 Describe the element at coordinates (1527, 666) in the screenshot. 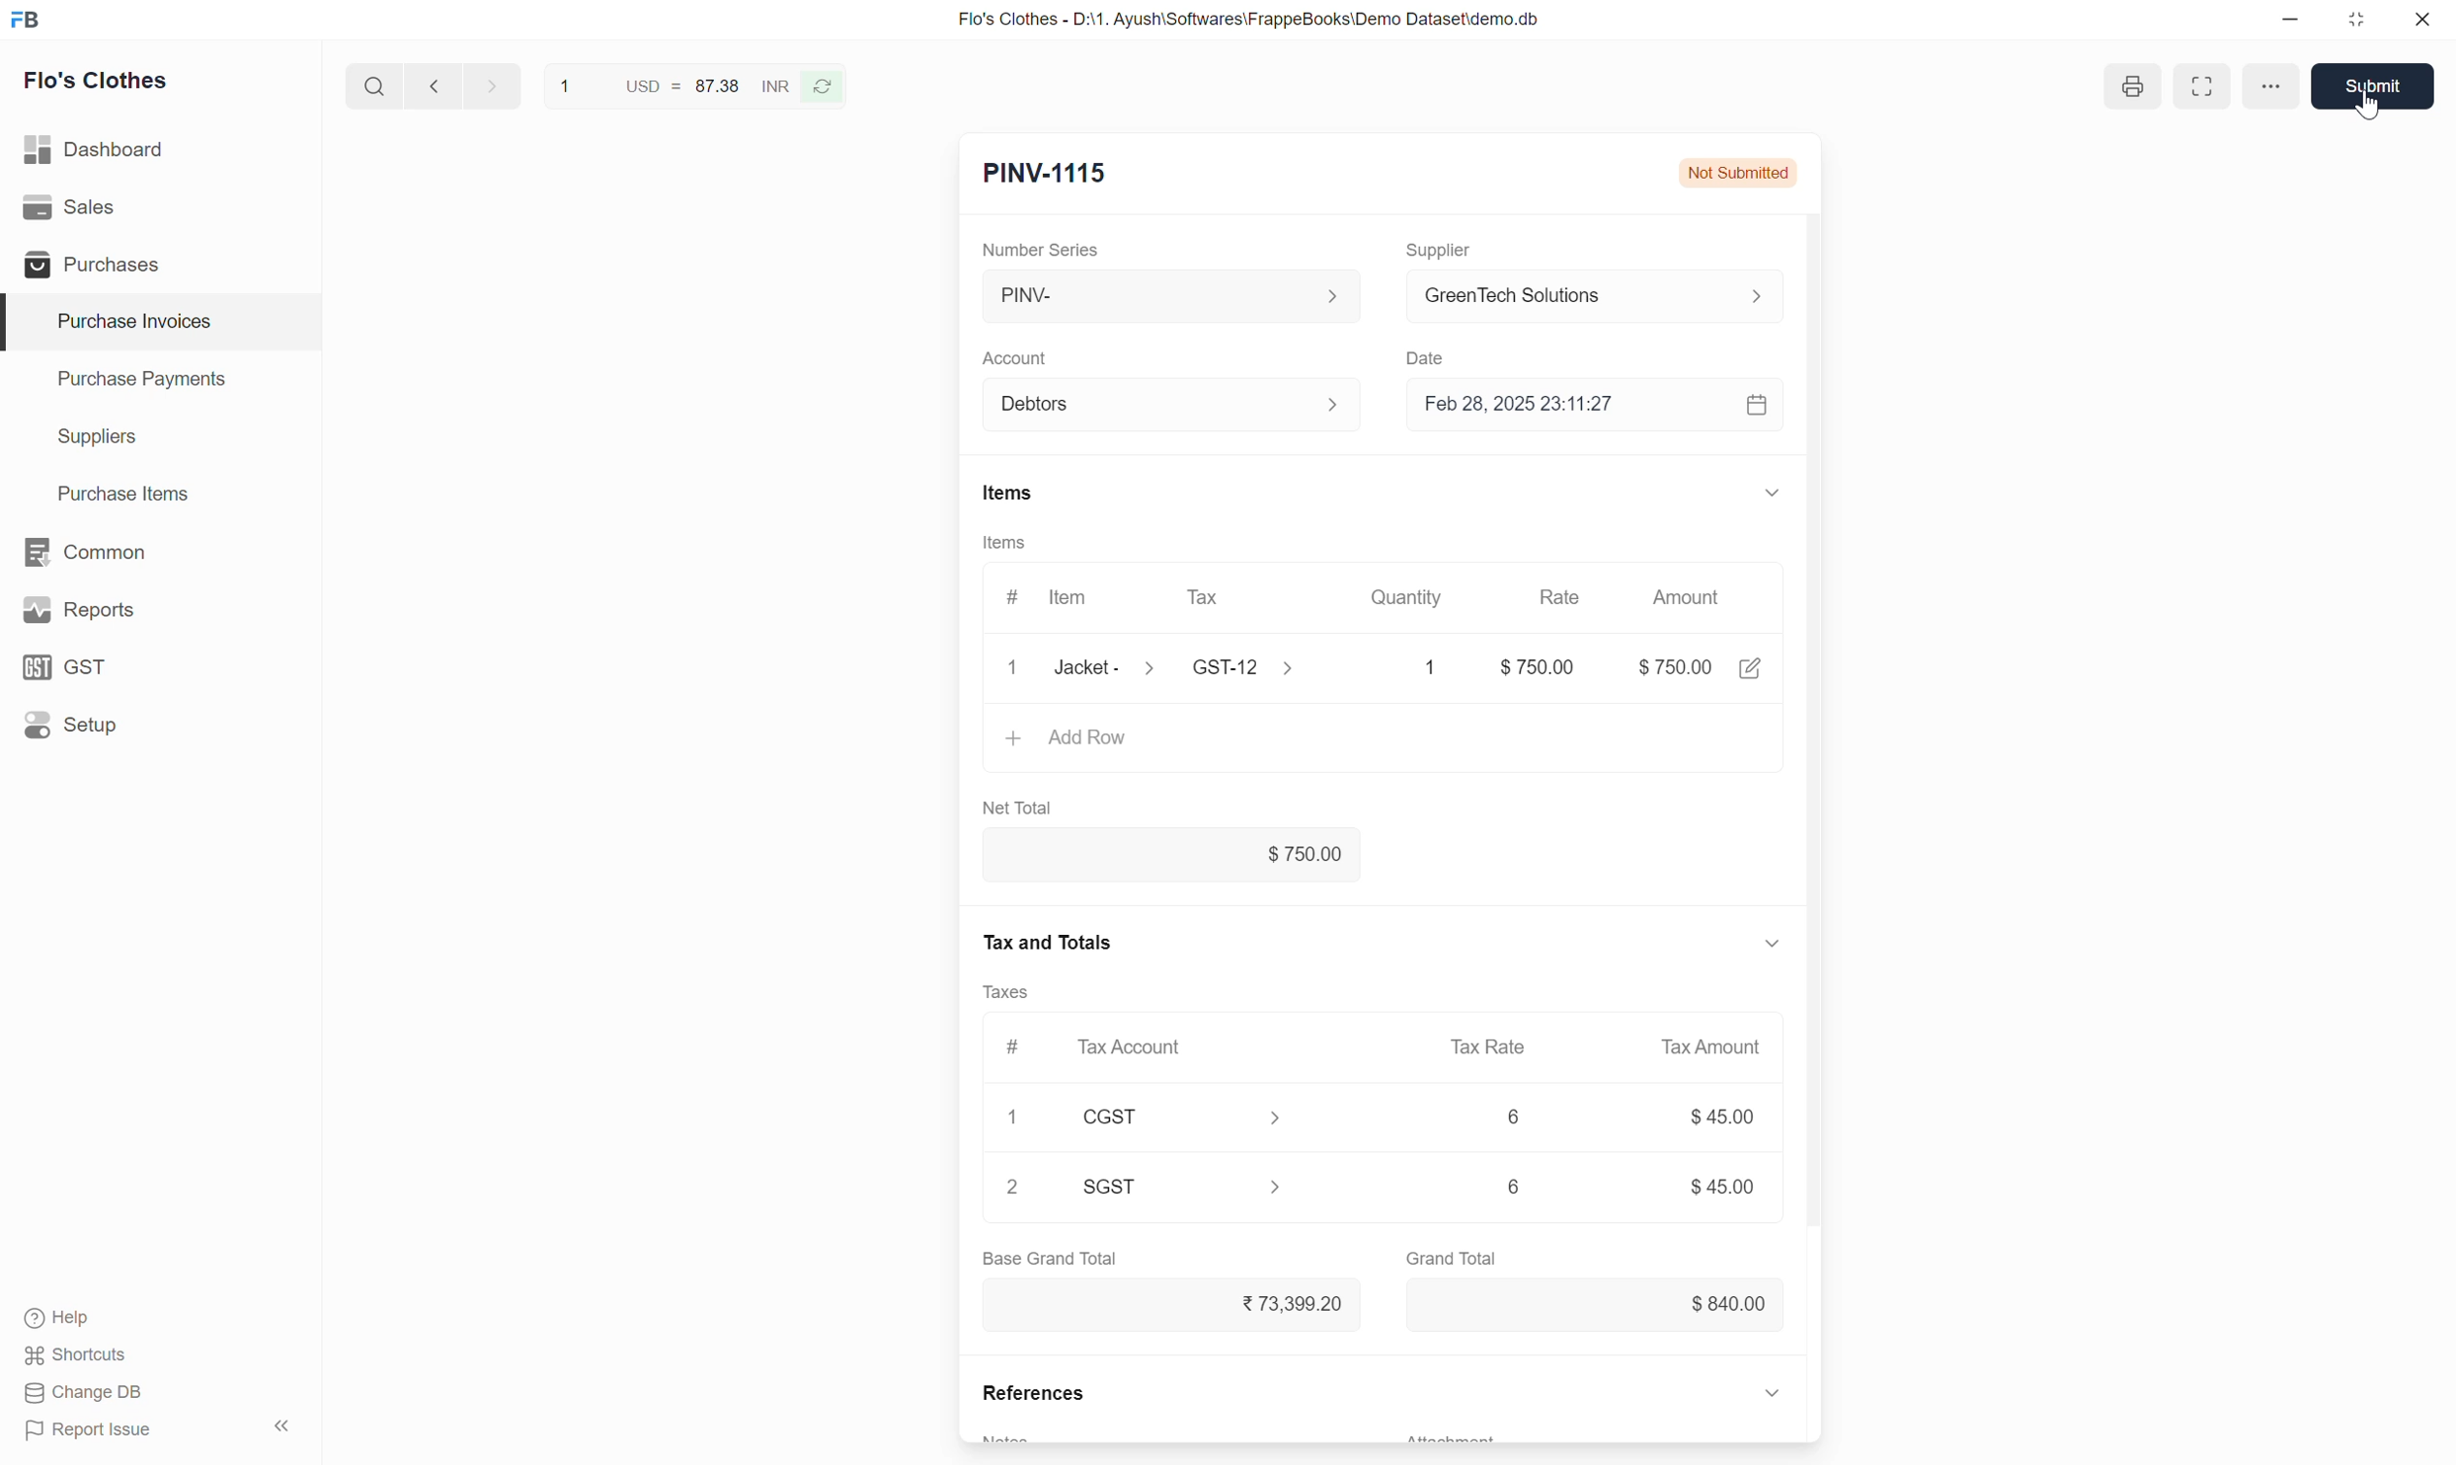

I see `102.99` at that location.